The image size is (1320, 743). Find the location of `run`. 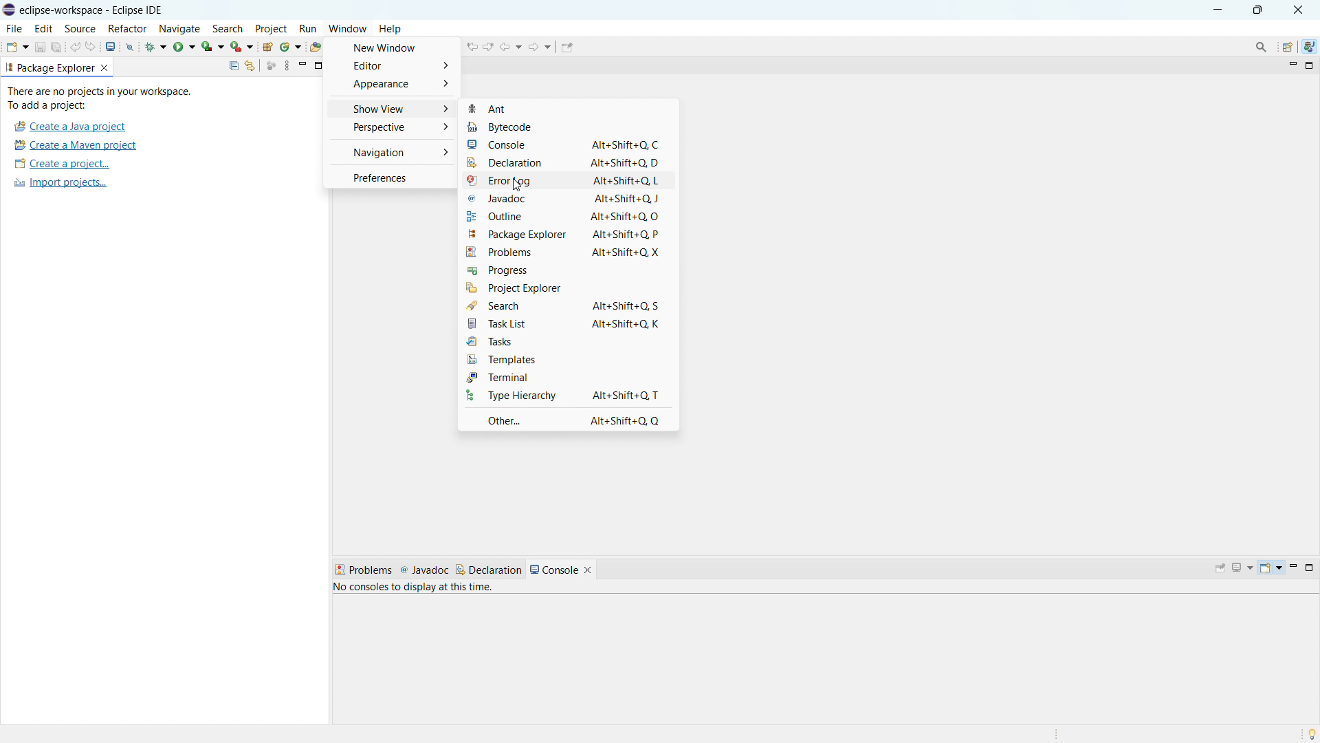

run is located at coordinates (307, 28).